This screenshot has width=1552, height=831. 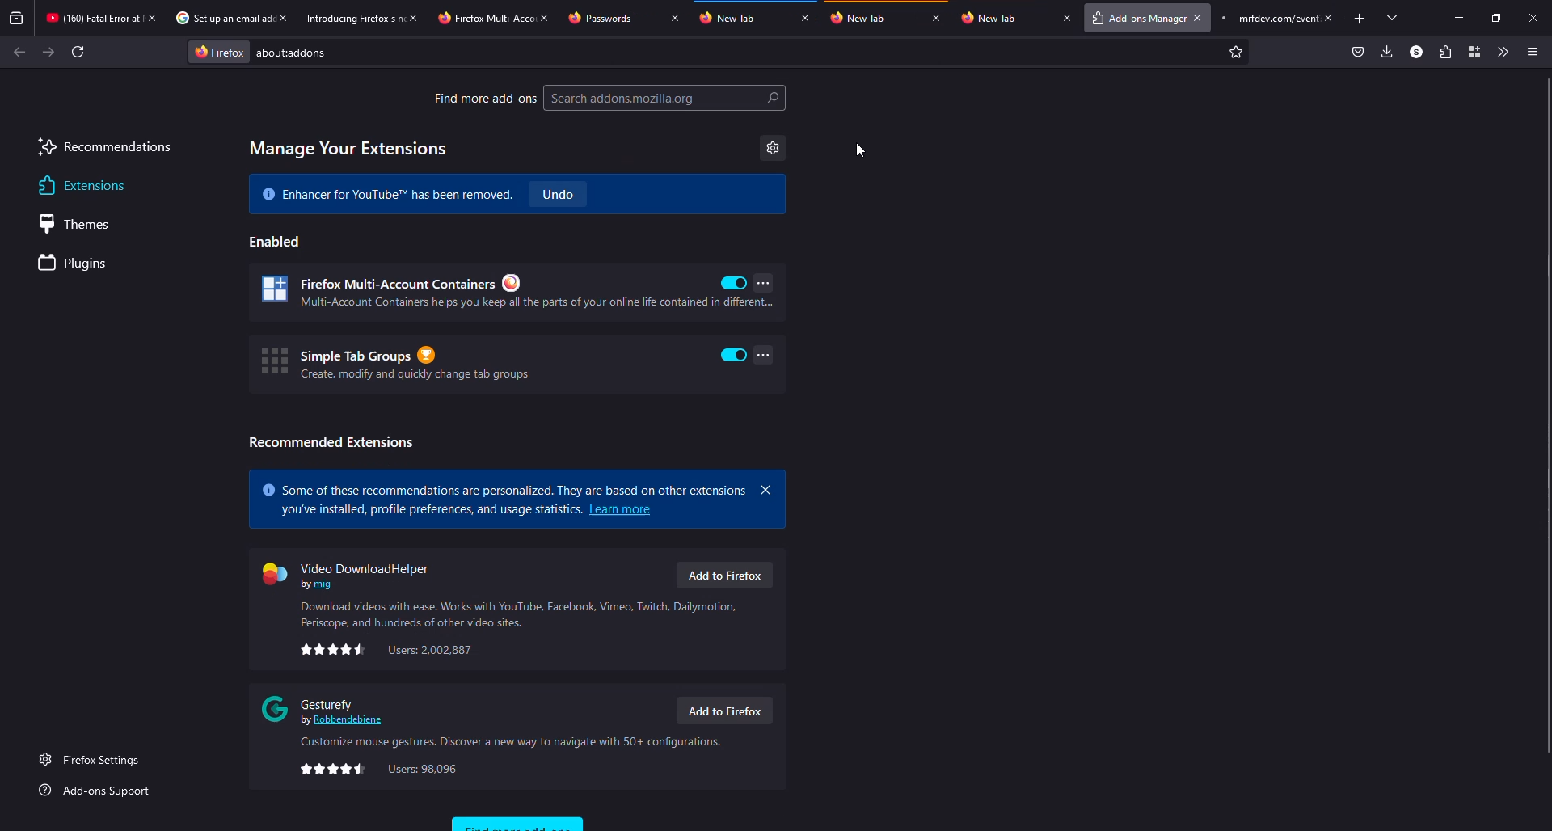 I want to click on add, so click(x=1360, y=19).